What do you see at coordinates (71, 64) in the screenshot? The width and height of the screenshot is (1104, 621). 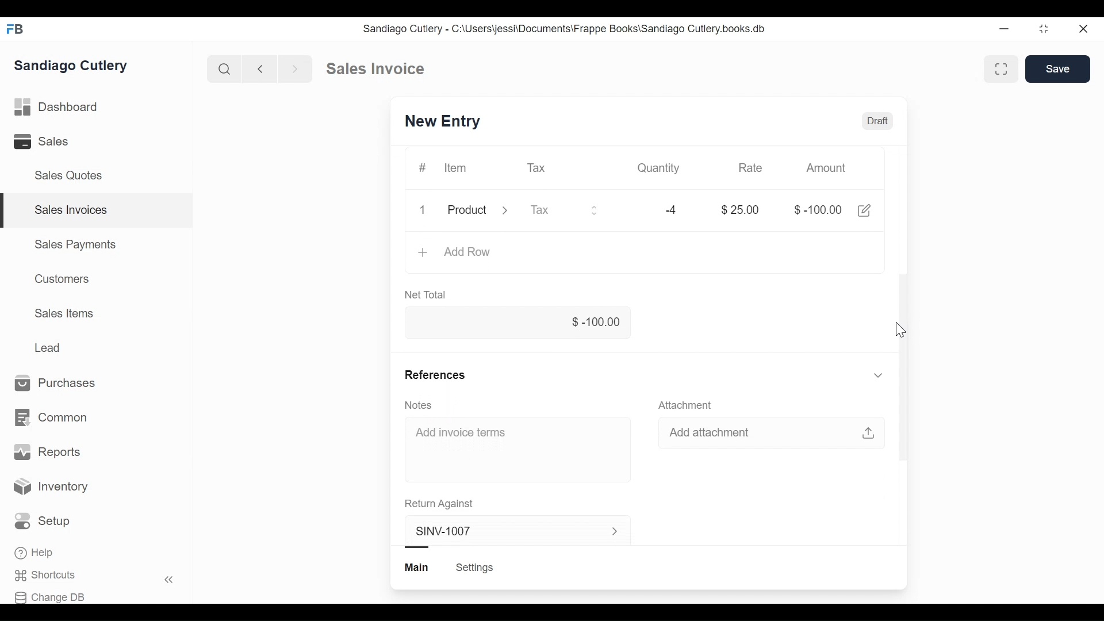 I see `Sandiago Cutlery` at bounding box center [71, 64].